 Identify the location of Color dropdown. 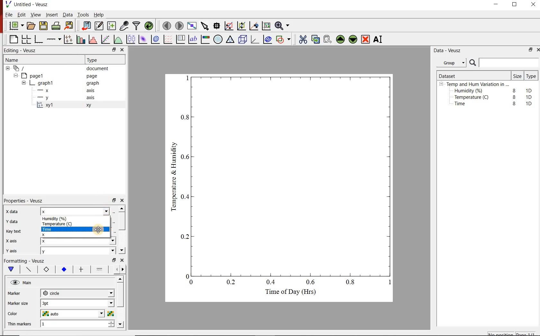
(92, 314).